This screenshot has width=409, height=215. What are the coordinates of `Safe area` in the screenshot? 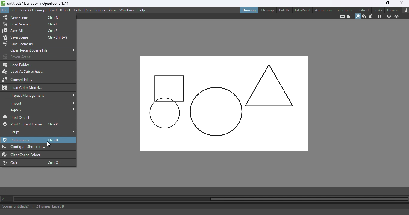 It's located at (343, 16).